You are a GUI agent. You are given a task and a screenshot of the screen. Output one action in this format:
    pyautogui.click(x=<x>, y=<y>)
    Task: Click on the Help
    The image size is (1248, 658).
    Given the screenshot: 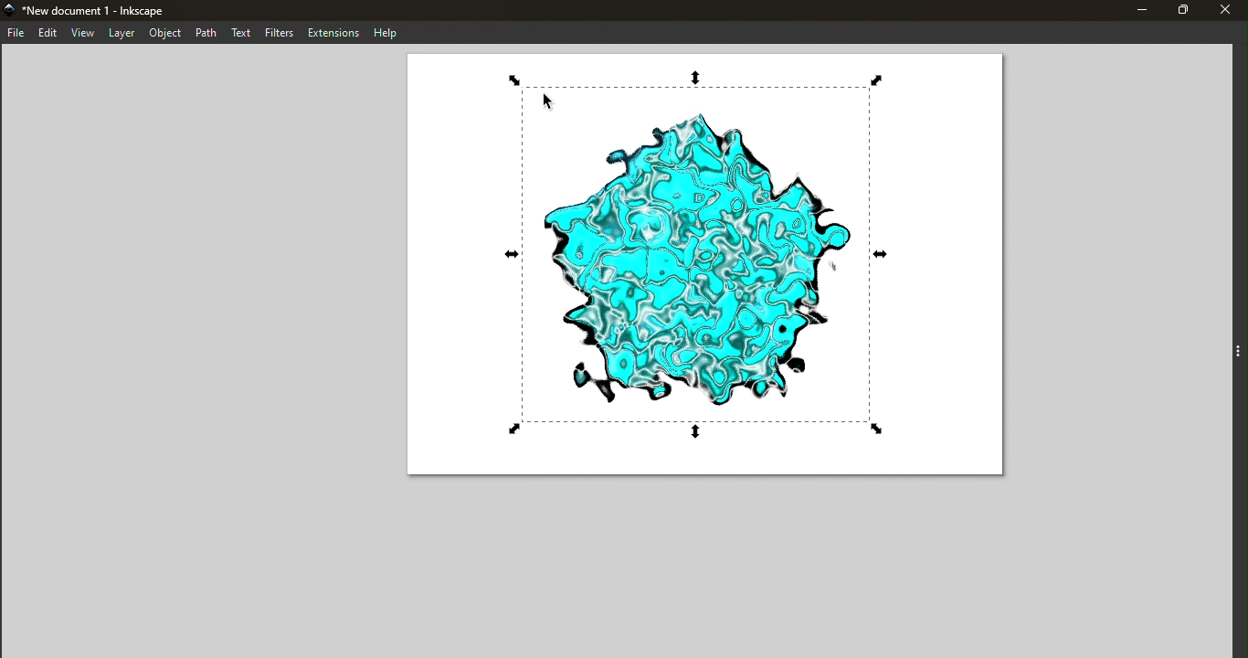 What is the action you would take?
    pyautogui.click(x=385, y=31)
    